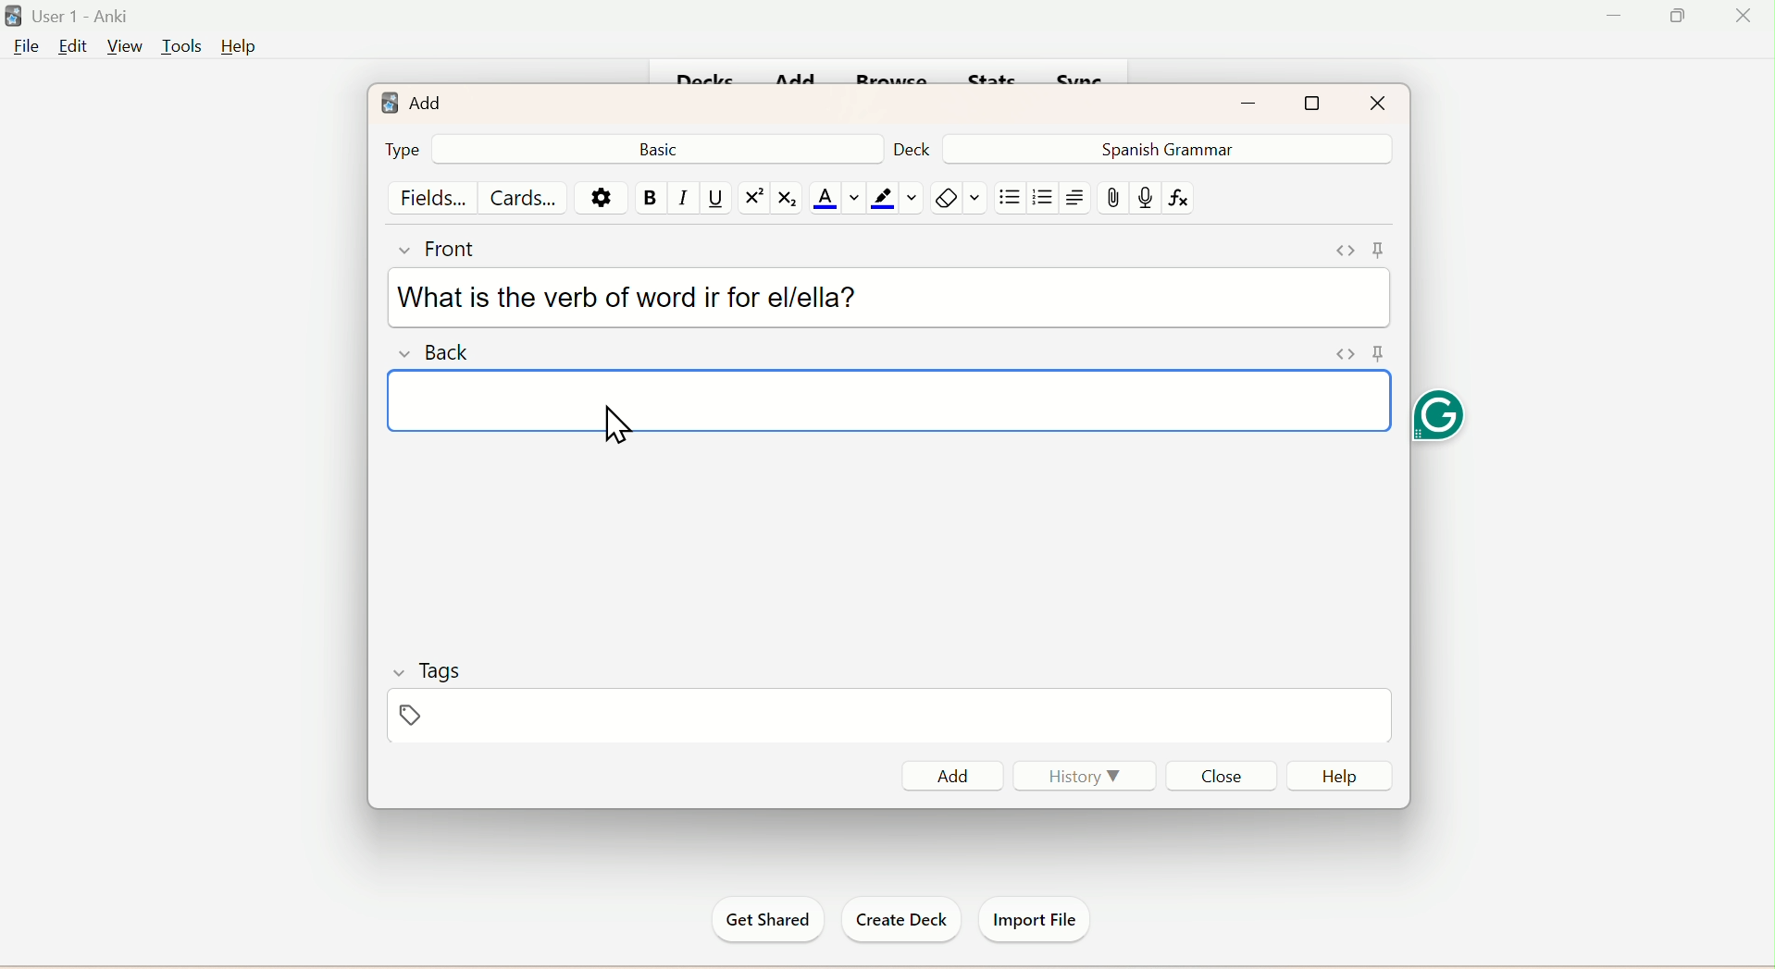  What do you see at coordinates (1337, 776) in the screenshot?
I see `Help` at bounding box center [1337, 776].